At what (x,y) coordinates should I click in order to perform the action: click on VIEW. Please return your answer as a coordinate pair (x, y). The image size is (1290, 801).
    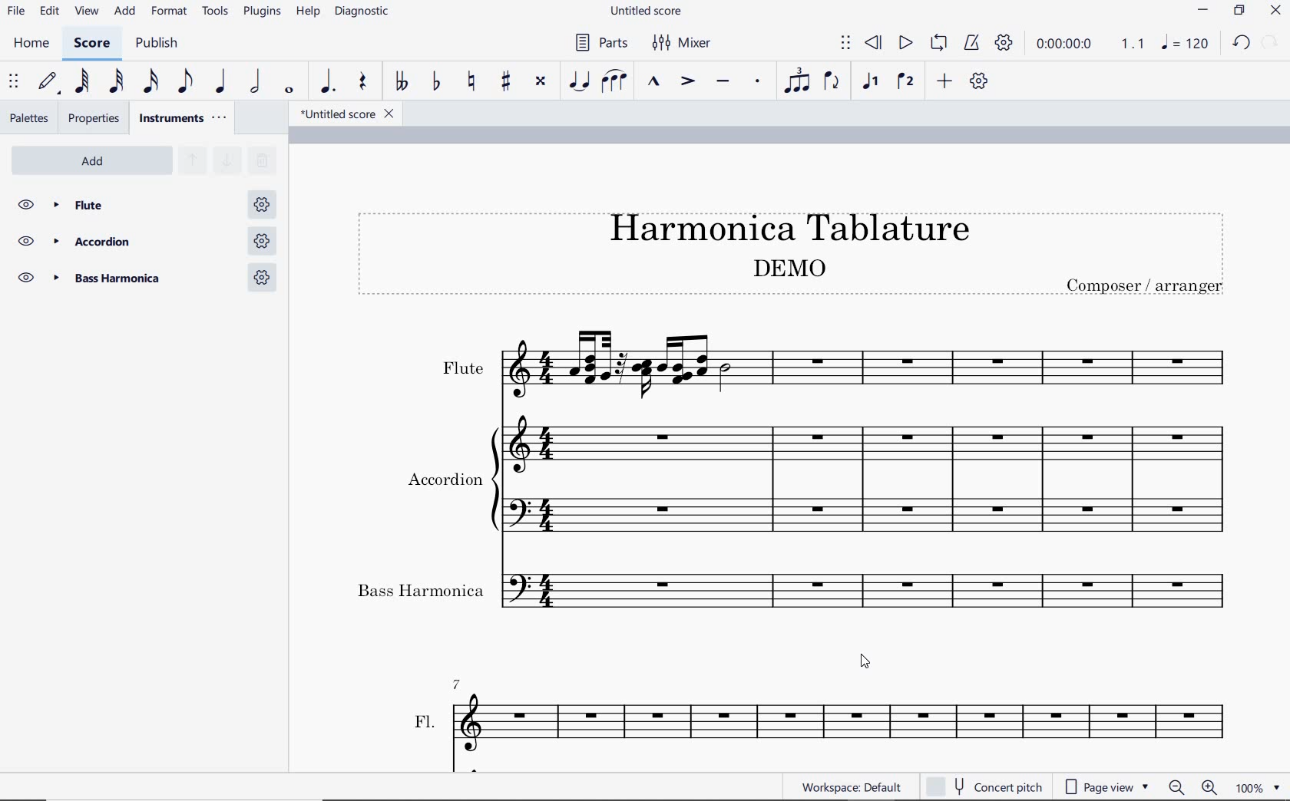
    Looking at the image, I should click on (88, 11).